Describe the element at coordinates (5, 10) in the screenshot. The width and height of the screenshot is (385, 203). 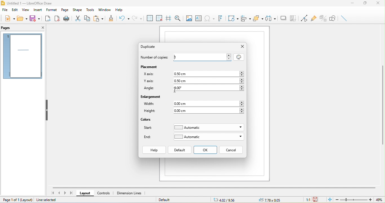
I see `file` at that location.